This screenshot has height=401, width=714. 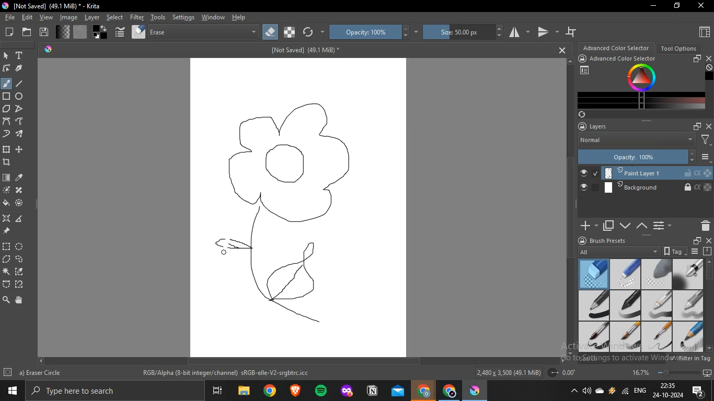 What do you see at coordinates (462, 33) in the screenshot?
I see `size` at bounding box center [462, 33].